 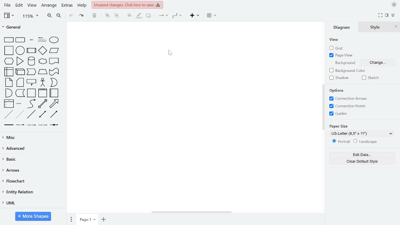 What do you see at coordinates (347, 70) in the screenshot?
I see `Background color` at bounding box center [347, 70].